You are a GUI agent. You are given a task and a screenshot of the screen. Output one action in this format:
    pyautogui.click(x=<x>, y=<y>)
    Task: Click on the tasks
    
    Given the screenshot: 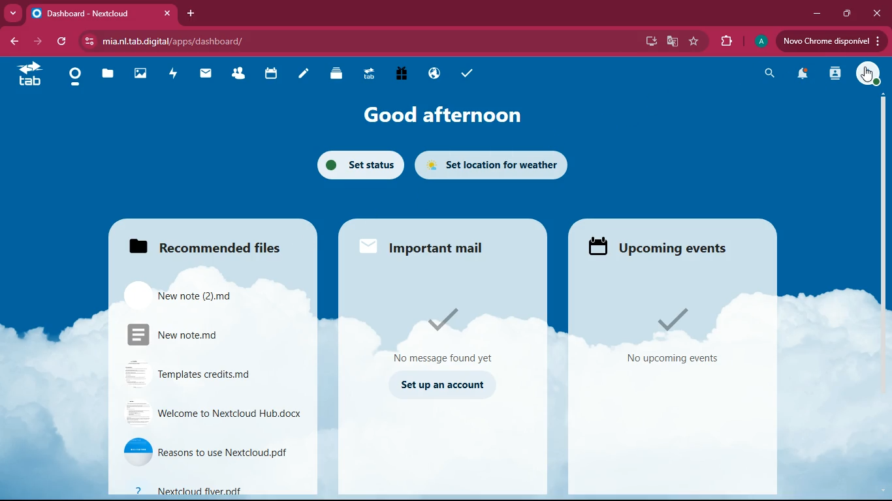 What is the action you would take?
    pyautogui.click(x=463, y=74)
    